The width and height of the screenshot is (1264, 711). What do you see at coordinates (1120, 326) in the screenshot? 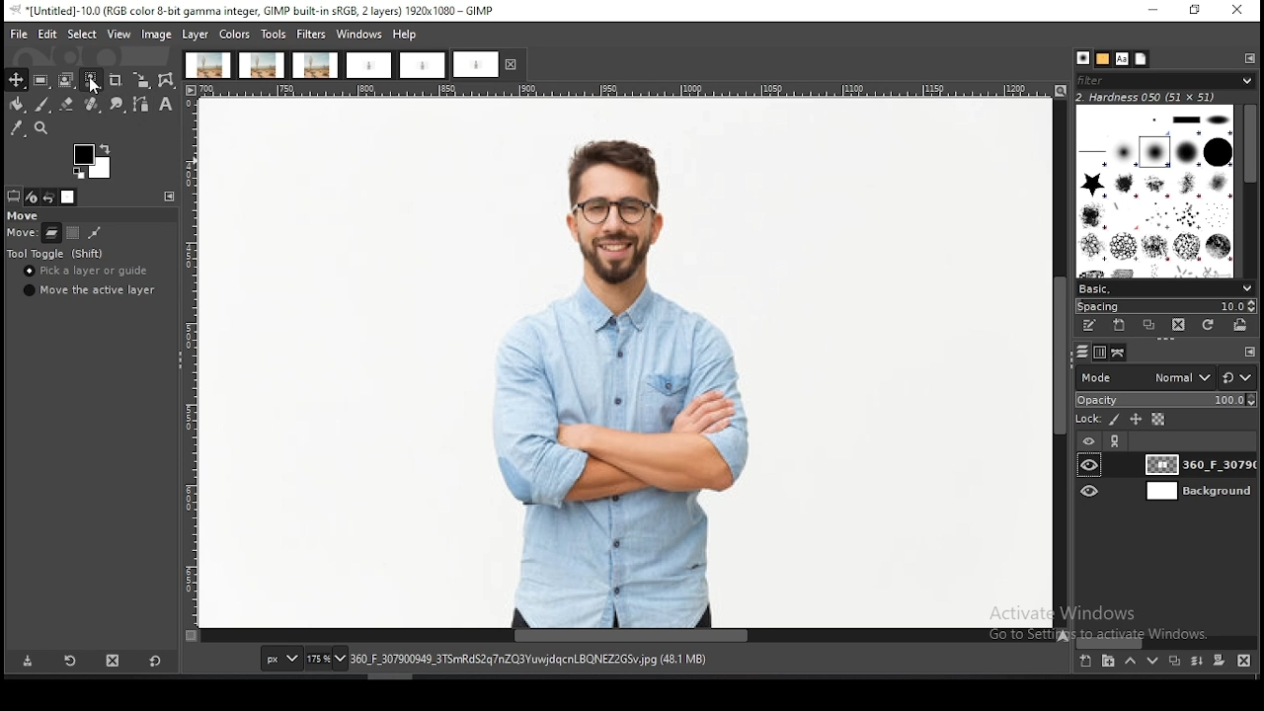
I see `create a new brush` at bounding box center [1120, 326].